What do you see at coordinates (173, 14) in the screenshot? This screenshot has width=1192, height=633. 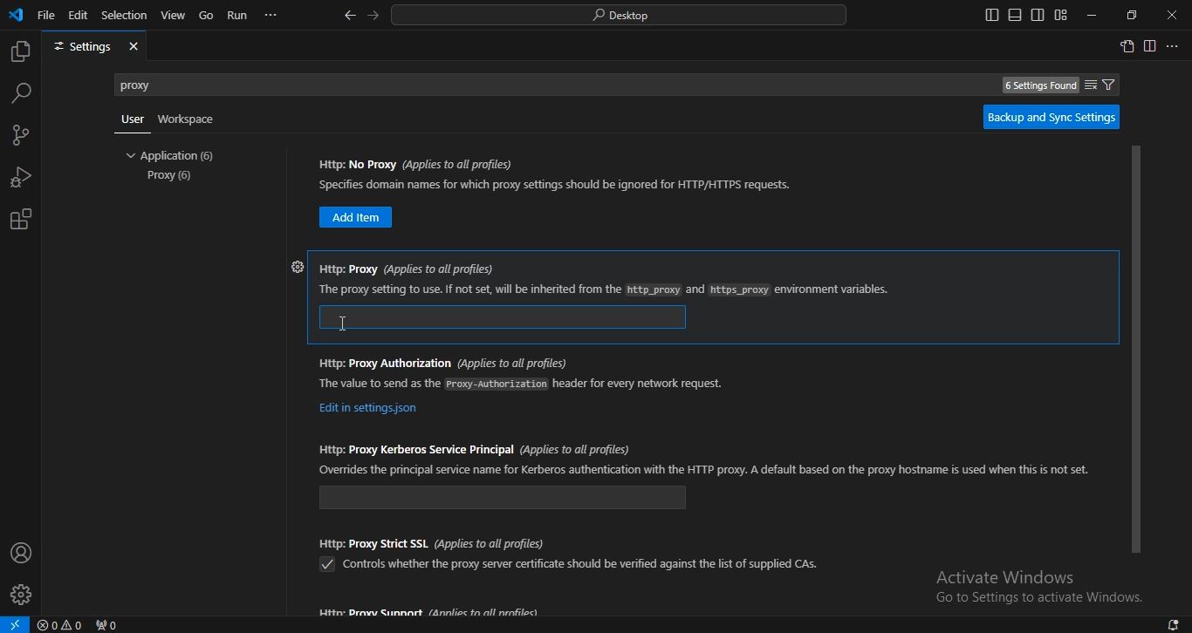 I see `view` at bounding box center [173, 14].